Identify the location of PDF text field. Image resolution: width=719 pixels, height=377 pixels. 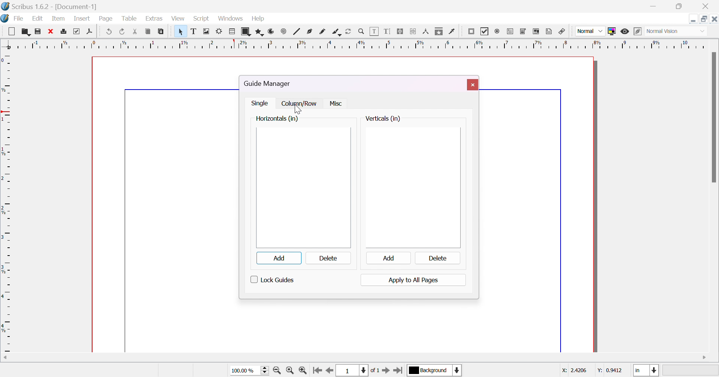
(511, 32).